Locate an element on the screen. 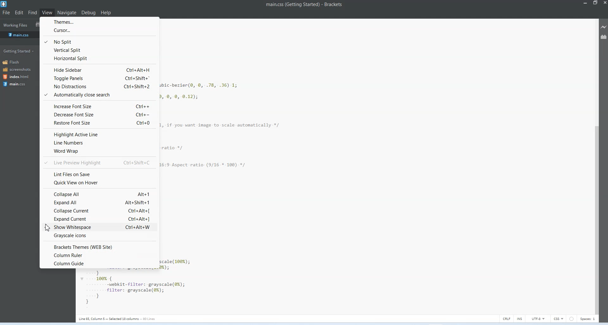 The image size is (608, 325). Automatically close search is located at coordinates (98, 95).